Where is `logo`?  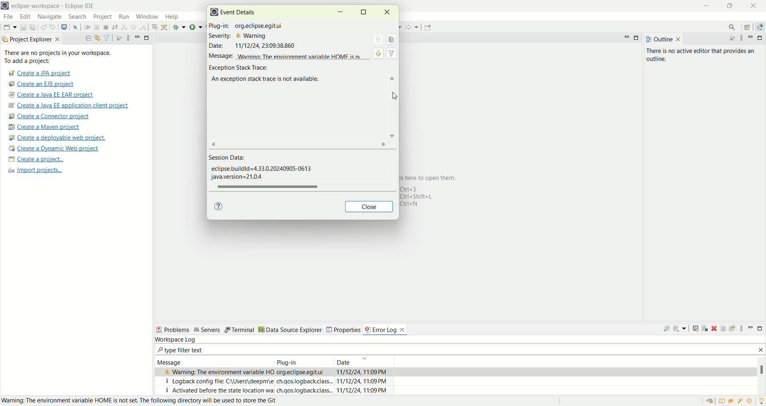 logo is located at coordinates (213, 13).